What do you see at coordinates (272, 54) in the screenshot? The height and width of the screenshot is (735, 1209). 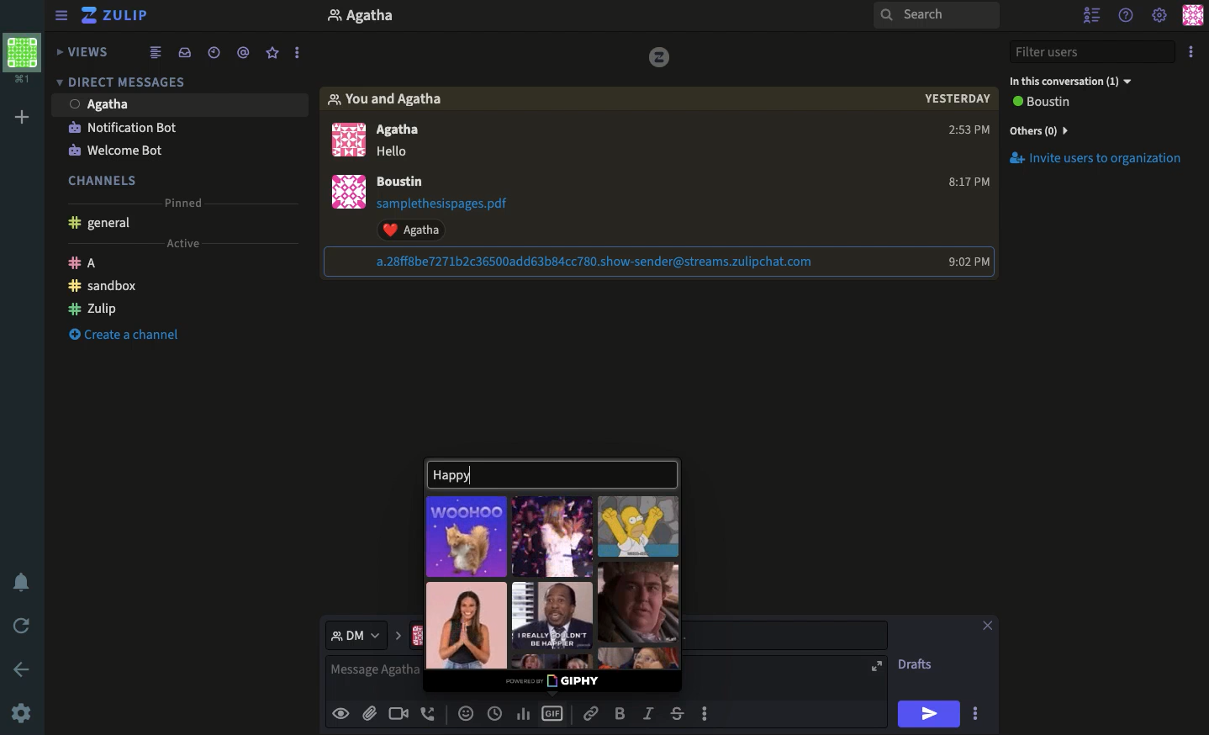 I see `Favorites` at bounding box center [272, 54].